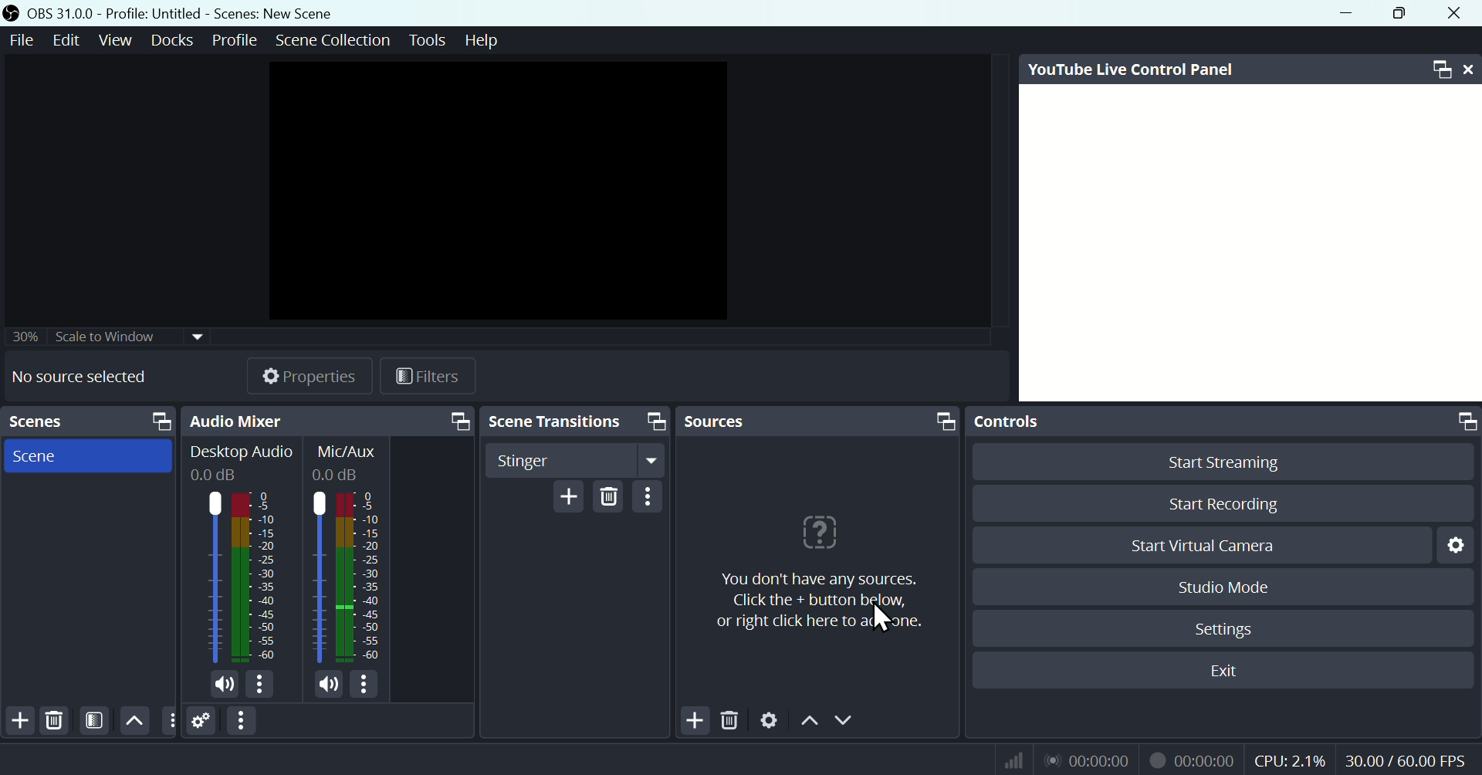 Image resolution: width=1482 pixels, height=775 pixels. I want to click on Scenes, so click(36, 421).